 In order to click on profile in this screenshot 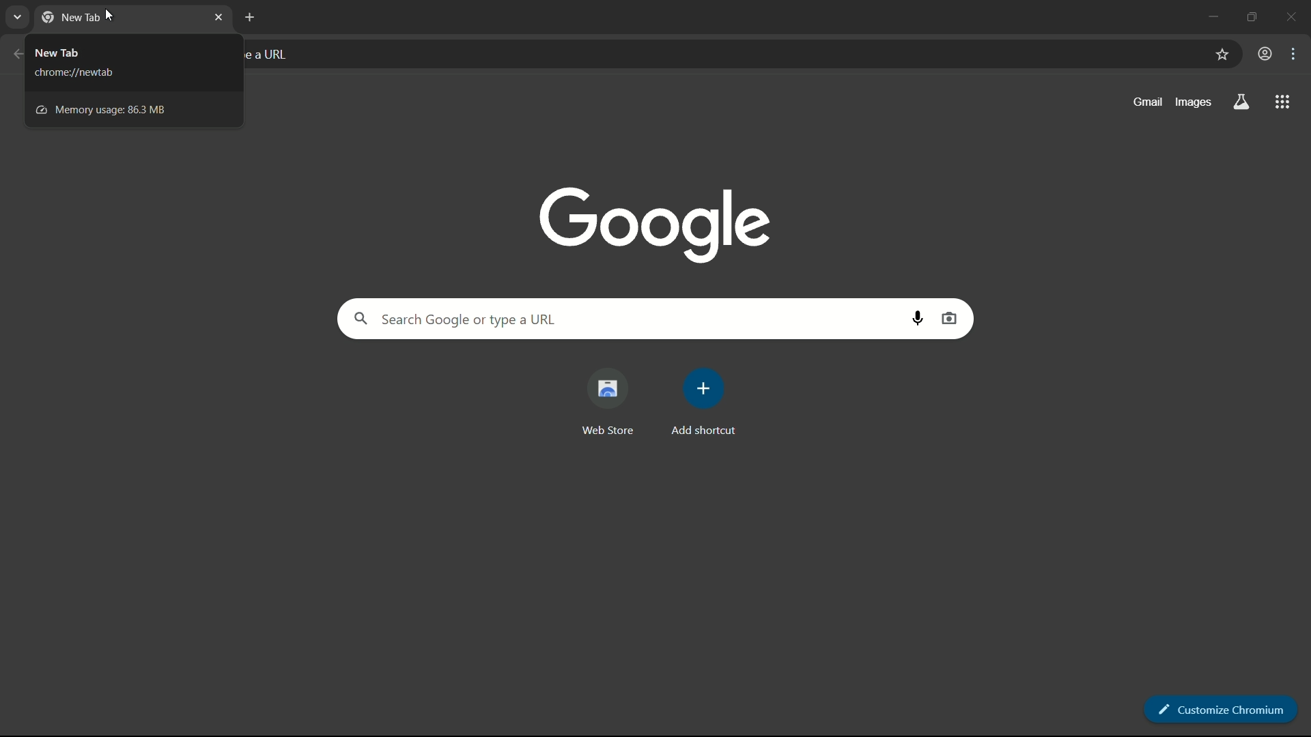, I will do `click(1265, 54)`.